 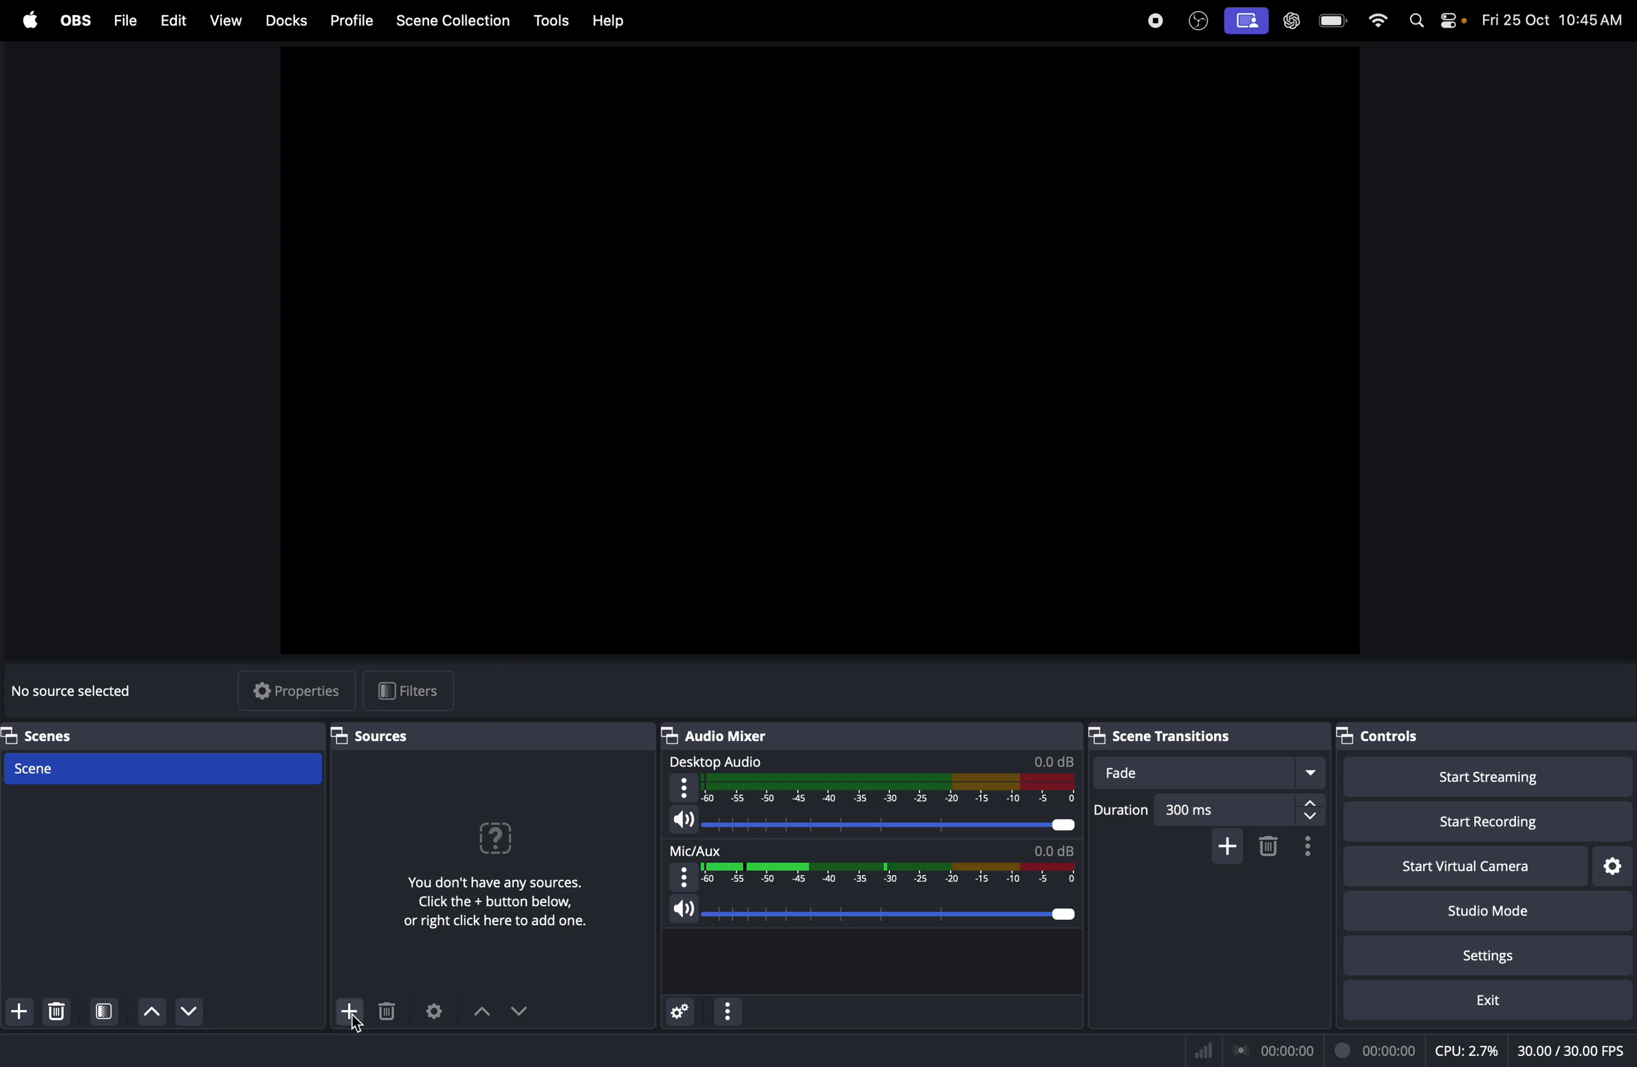 What do you see at coordinates (1248, 21) in the screenshot?
I see `screen record` at bounding box center [1248, 21].